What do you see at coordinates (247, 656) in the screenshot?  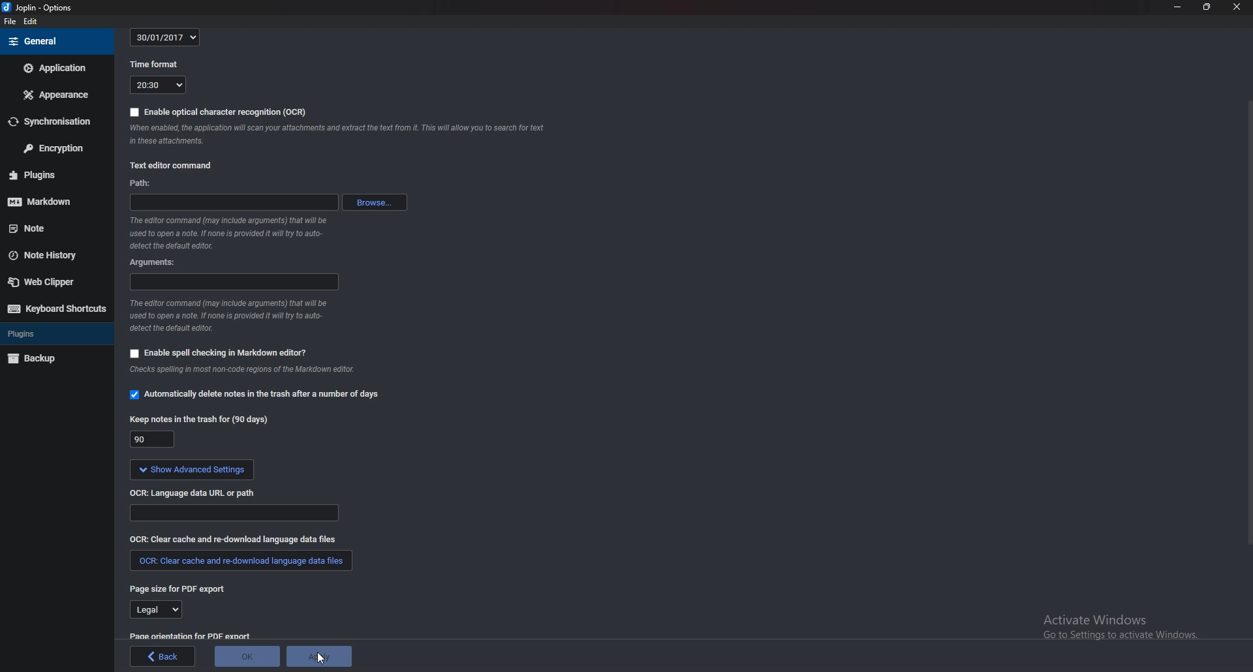 I see `ok` at bounding box center [247, 656].